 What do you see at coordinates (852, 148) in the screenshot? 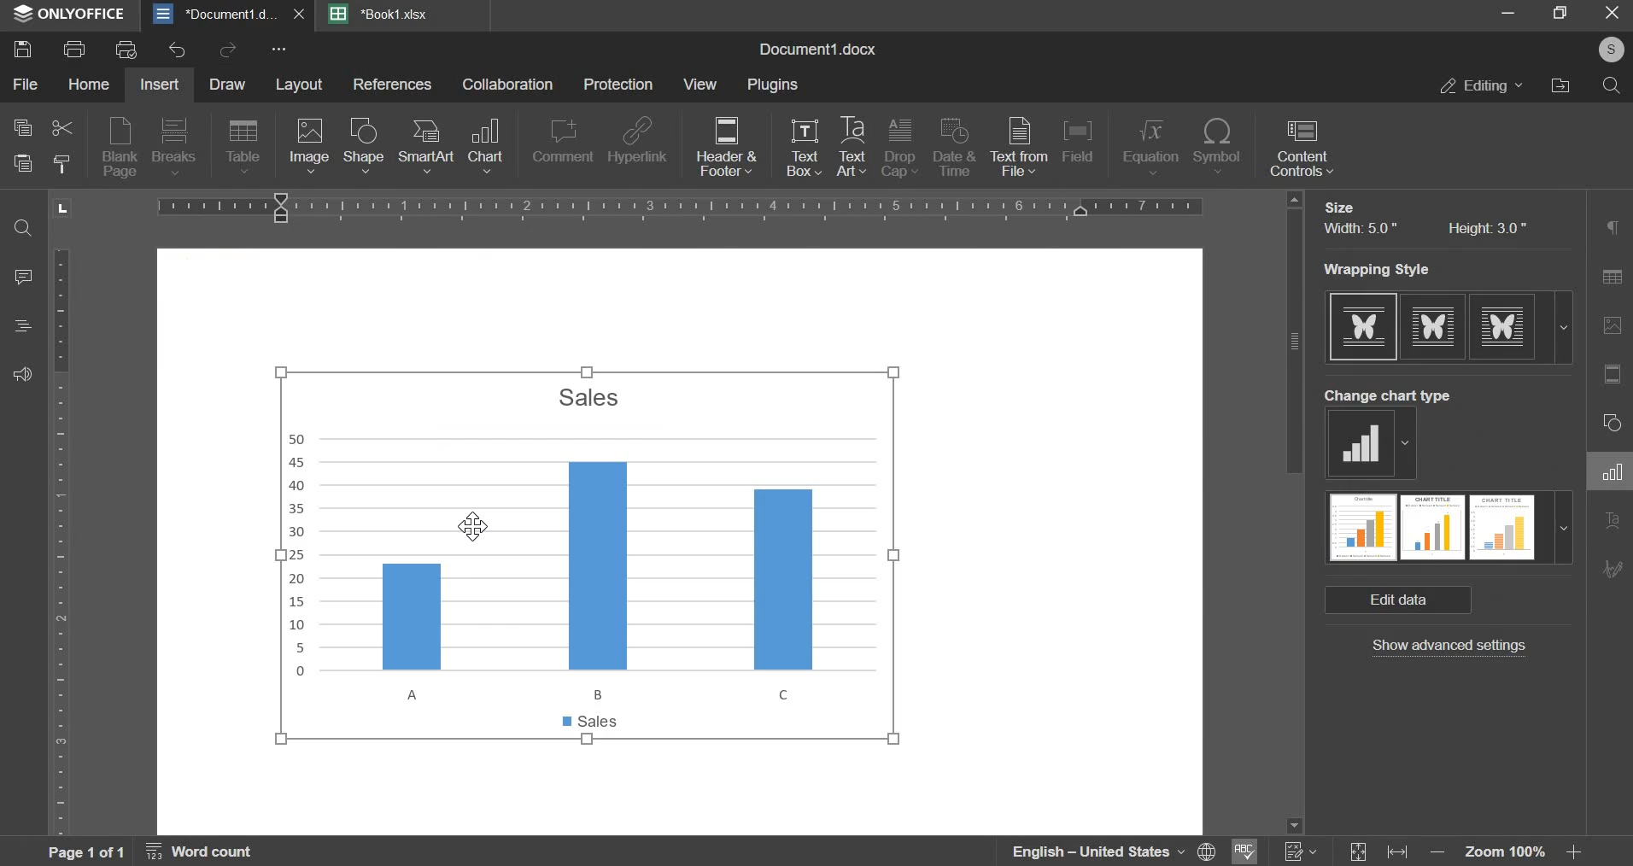
I see `text art` at bounding box center [852, 148].